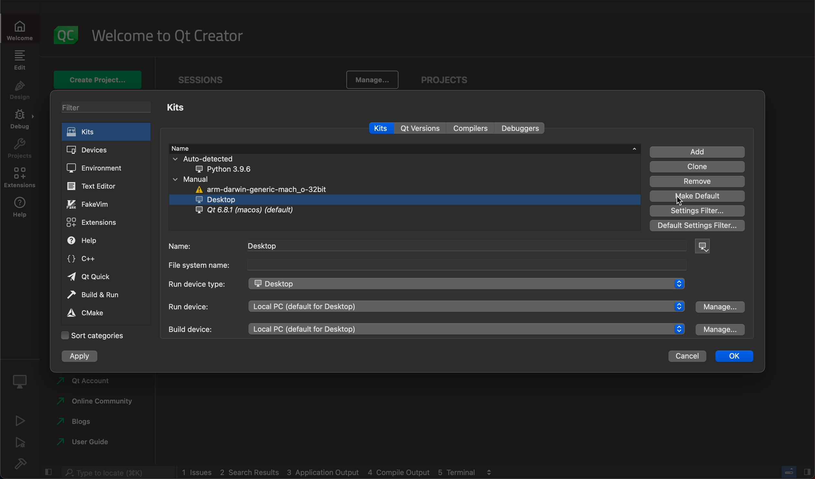  I want to click on add, so click(698, 151).